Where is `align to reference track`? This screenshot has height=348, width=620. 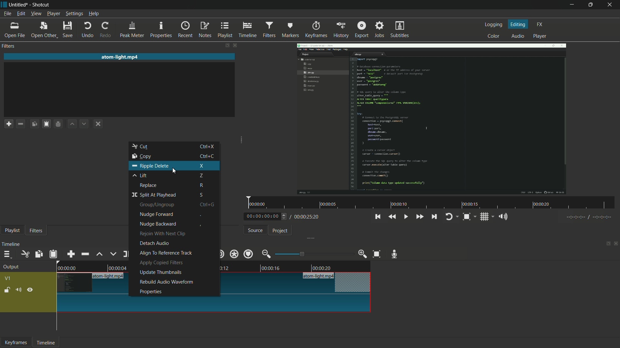
align to reference track is located at coordinates (165, 254).